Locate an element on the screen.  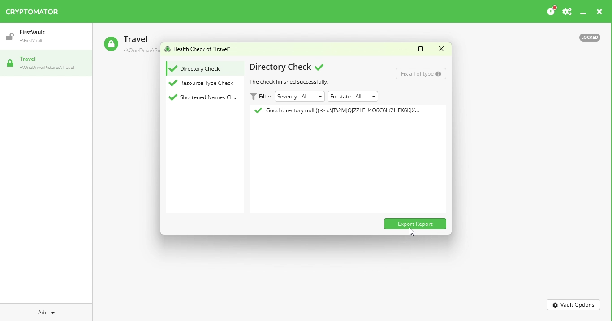
Directory check is located at coordinates (285, 67).